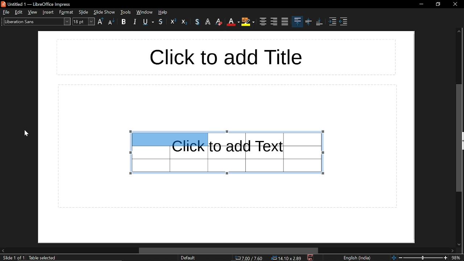 The width and height of the screenshot is (464, 261). Describe the element at coordinates (249, 258) in the screenshot. I see `cursor co-ordinate` at that location.